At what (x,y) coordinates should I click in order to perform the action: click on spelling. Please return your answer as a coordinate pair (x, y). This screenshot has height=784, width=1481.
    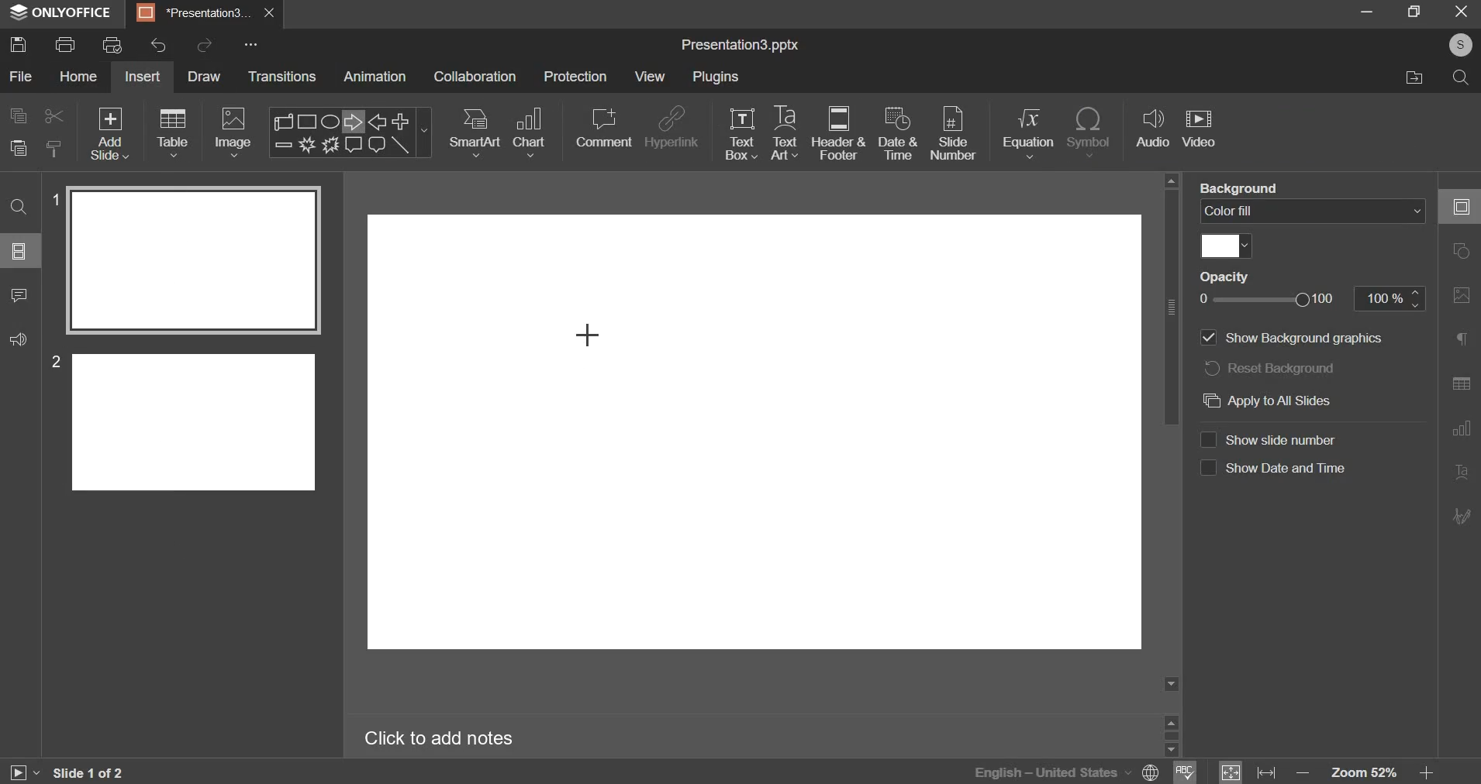
    Looking at the image, I should click on (1185, 771).